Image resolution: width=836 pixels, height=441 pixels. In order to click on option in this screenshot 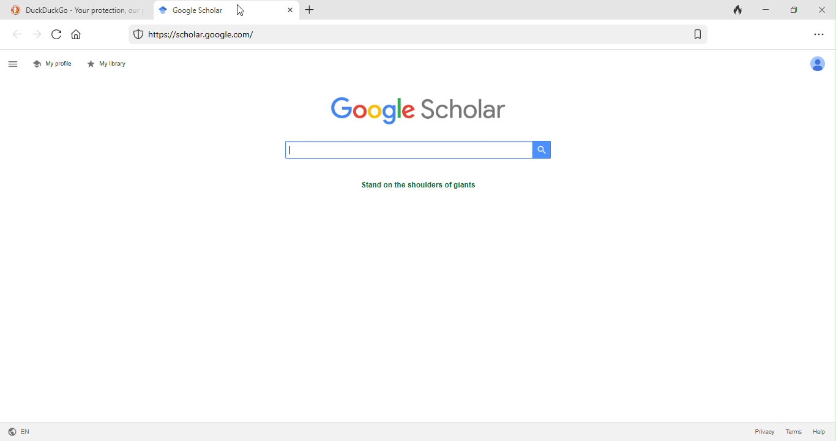, I will do `click(822, 35)`.